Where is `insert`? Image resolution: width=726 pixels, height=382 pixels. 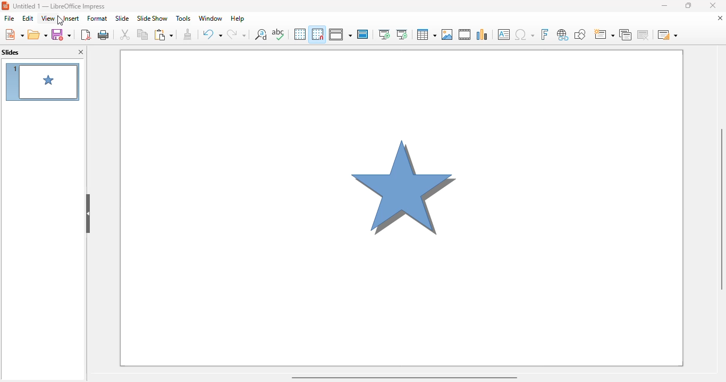
insert is located at coordinates (70, 18).